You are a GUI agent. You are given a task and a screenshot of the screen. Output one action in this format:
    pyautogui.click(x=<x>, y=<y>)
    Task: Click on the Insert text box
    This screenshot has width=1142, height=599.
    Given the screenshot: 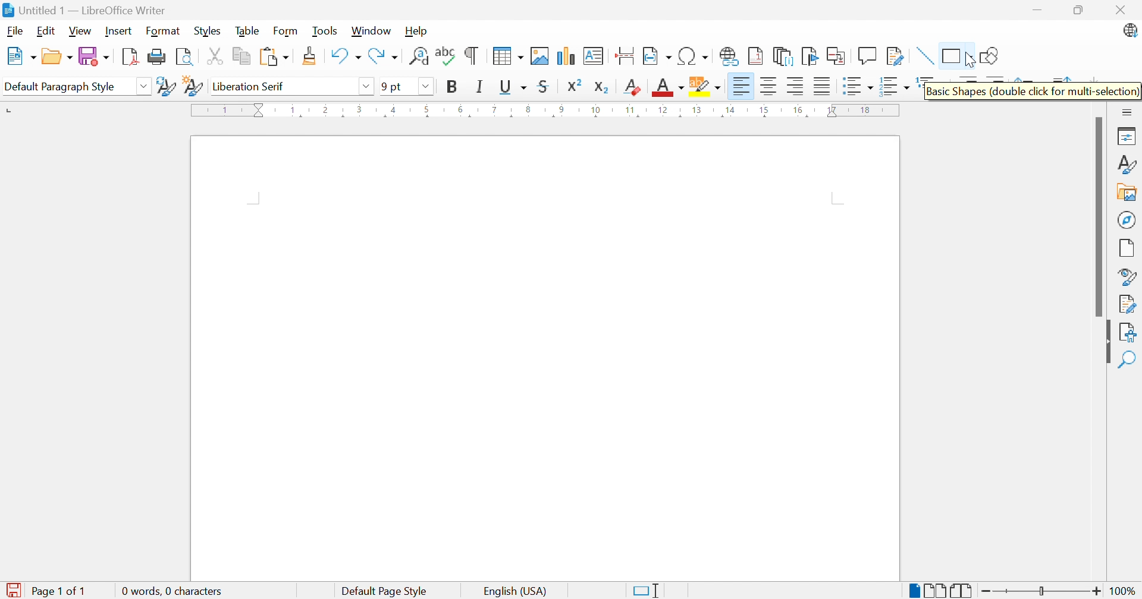 What is the action you would take?
    pyautogui.click(x=592, y=56)
    